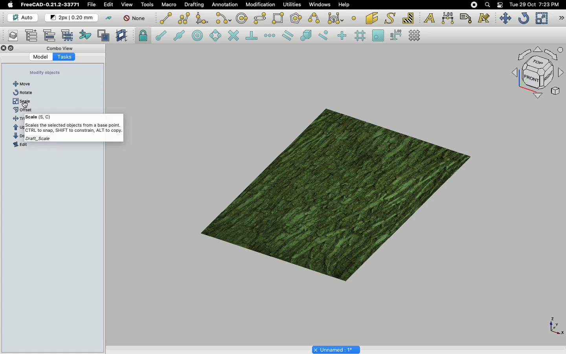 This screenshot has width=566, height=354. I want to click on Dimension, so click(447, 18).